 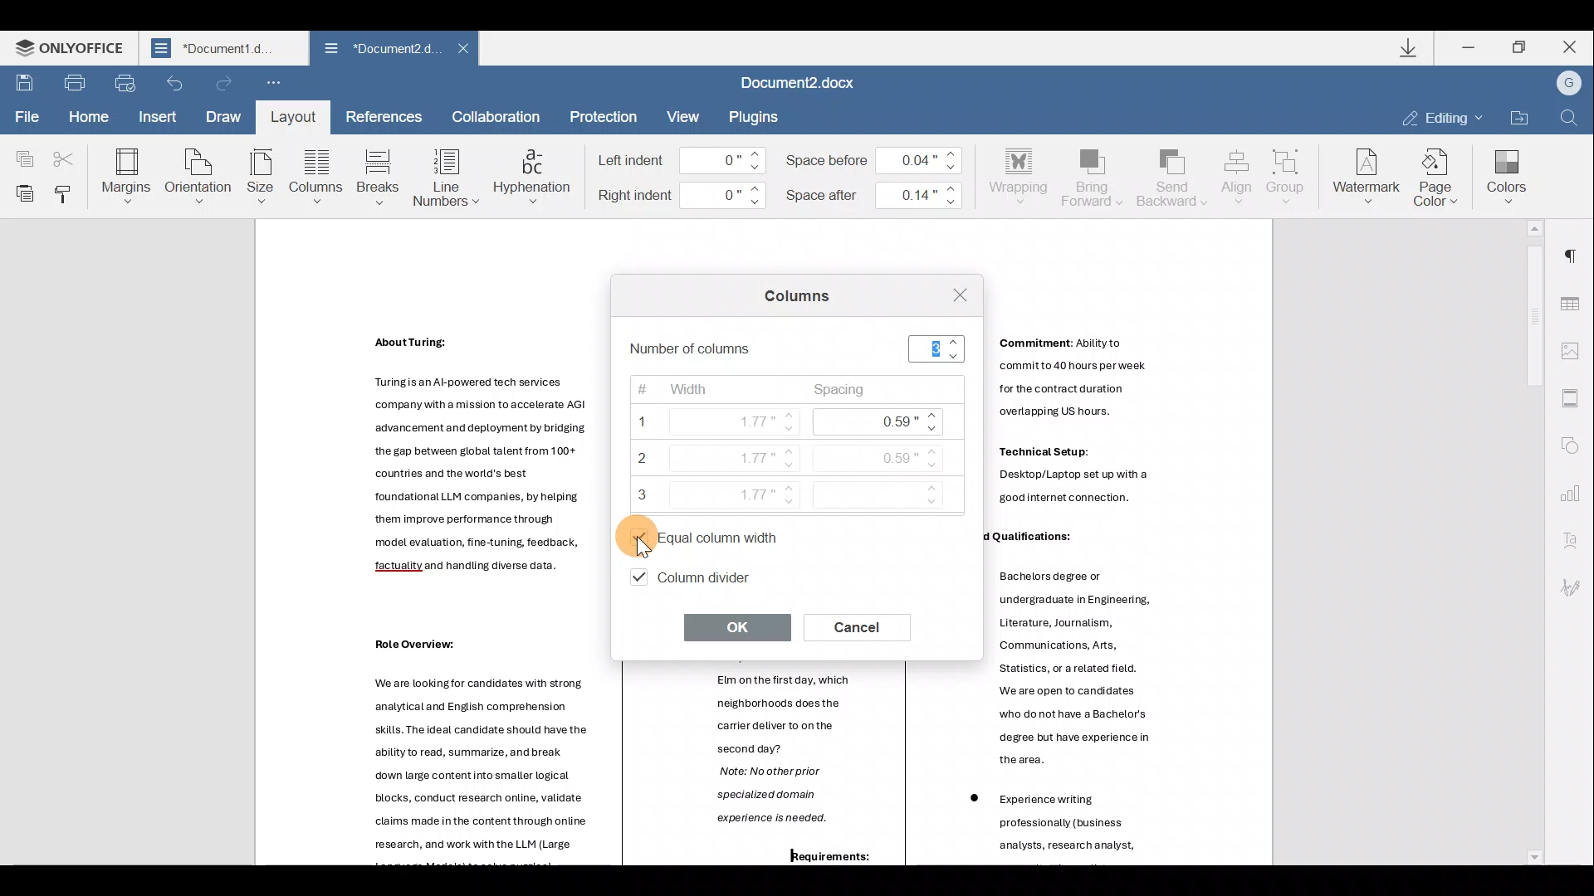 I want to click on Right indent, so click(x=682, y=196).